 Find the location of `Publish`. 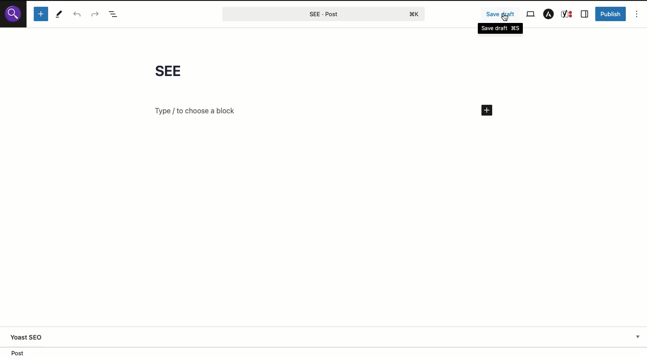

Publish is located at coordinates (611, 14).